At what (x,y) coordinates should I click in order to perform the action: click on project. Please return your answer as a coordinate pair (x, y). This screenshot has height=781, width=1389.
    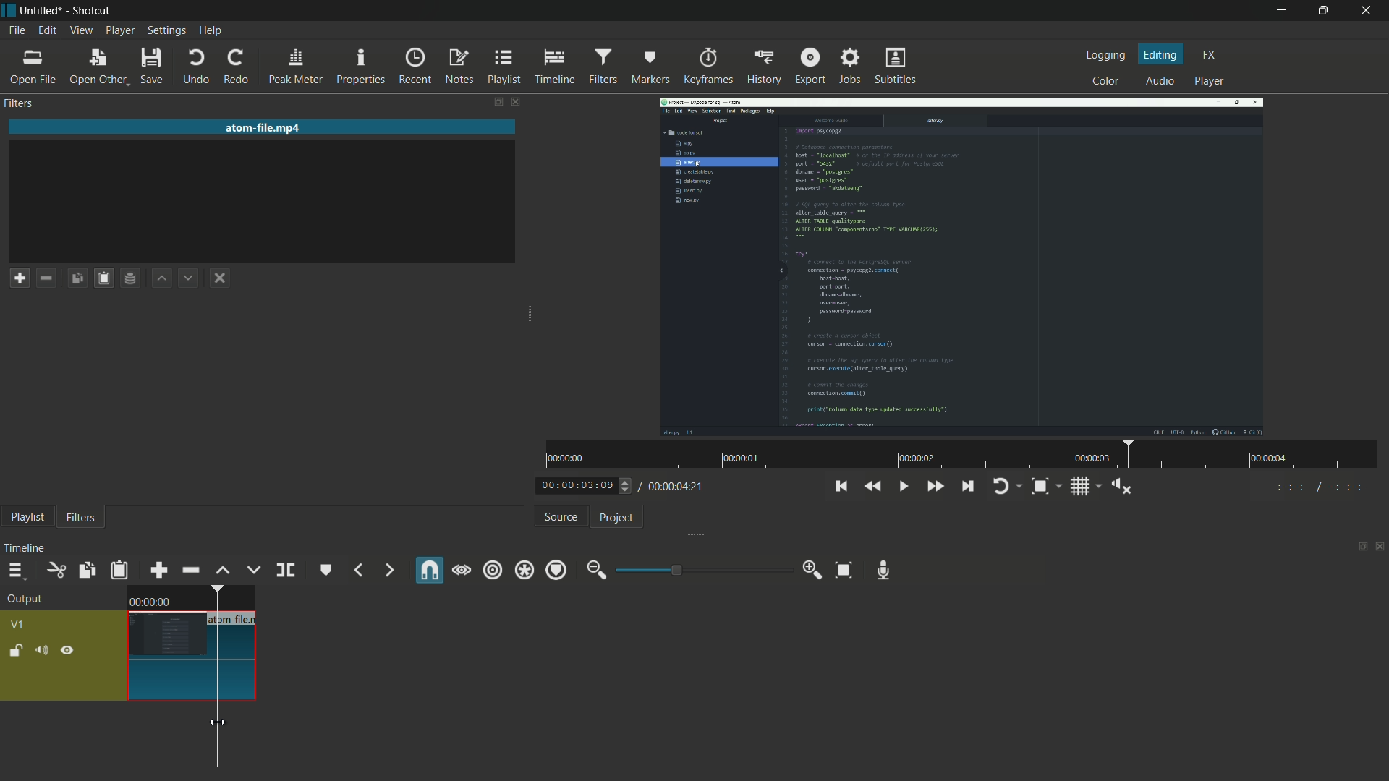
    Looking at the image, I should click on (616, 518).